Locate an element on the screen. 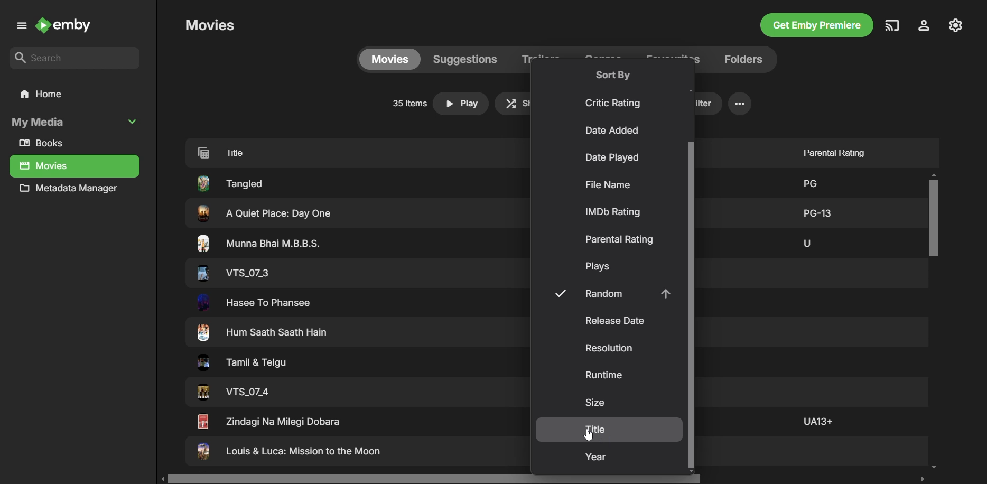   is located at coordinates (255, 303).